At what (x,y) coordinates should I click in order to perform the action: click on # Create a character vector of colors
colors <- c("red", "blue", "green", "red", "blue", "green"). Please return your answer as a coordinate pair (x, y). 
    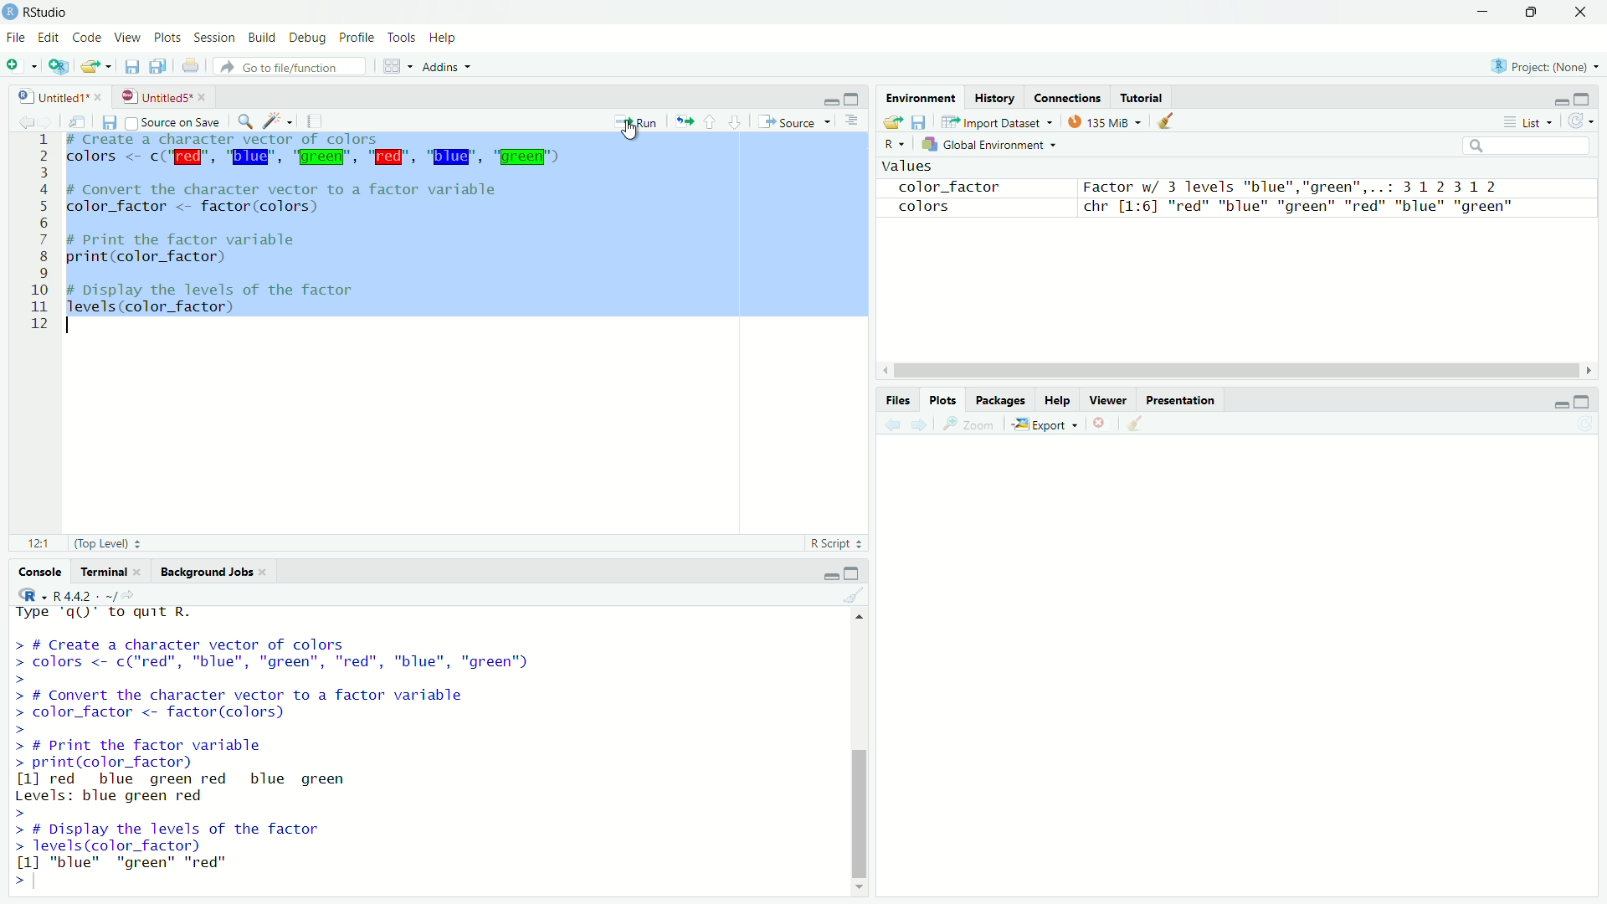
    Looking at the image, I should click on (295, 651).